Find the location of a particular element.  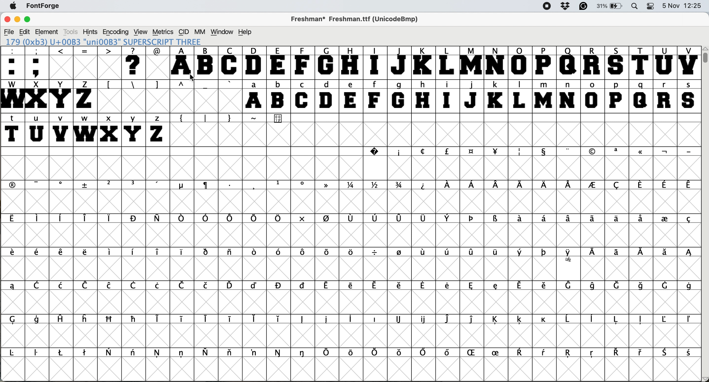

P is located at coordinates (544, 63).